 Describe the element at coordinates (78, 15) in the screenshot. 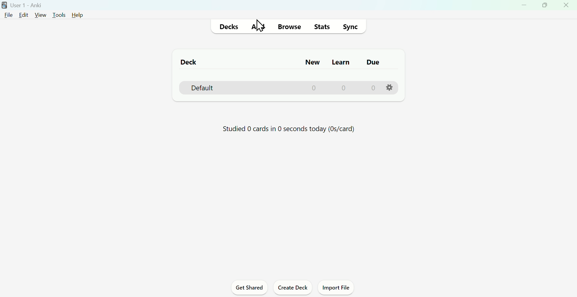

I see `Help` at that location.